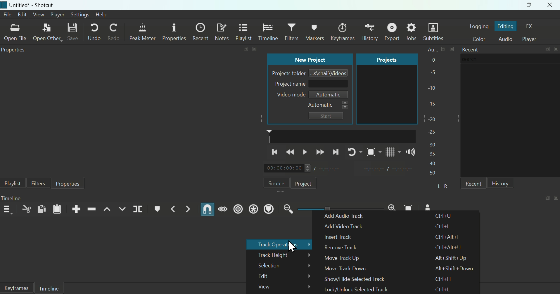 The width and height of the screenshot is (560, 294). Describe the element at coordinates (268, 32) in the screenshot. I see `Timeline` at that location.